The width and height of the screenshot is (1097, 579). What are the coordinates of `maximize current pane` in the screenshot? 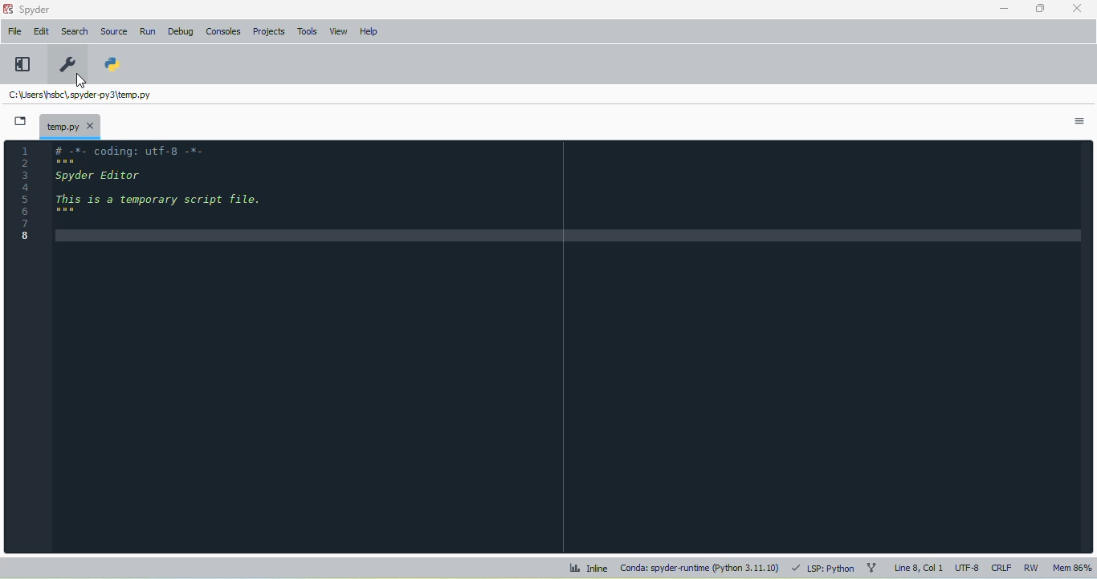 It's located at (23, 64).